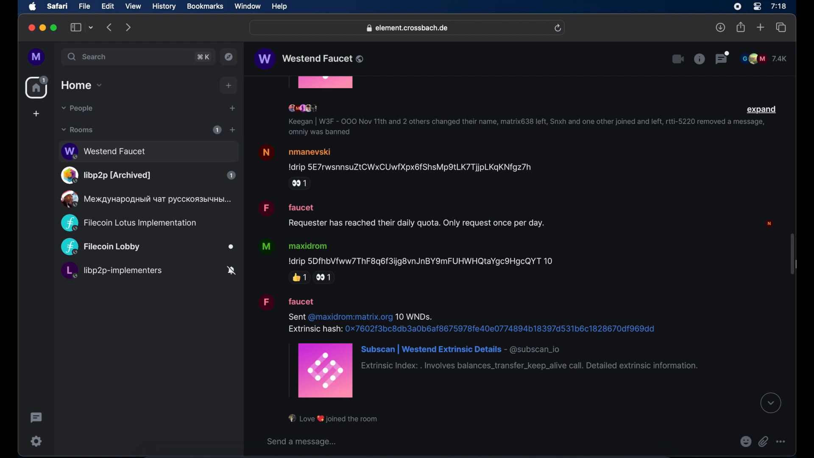 The height and width of the screenshot is (458, 814). Describe the element at coordinates (38, 87) in the screenshot. I see `home` at that location.